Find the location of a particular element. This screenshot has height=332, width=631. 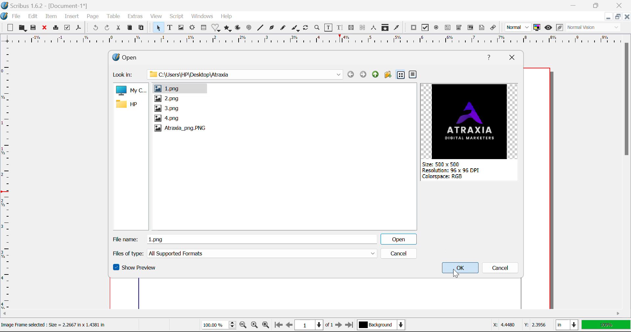

Insert is located at coordinates (71, 16).